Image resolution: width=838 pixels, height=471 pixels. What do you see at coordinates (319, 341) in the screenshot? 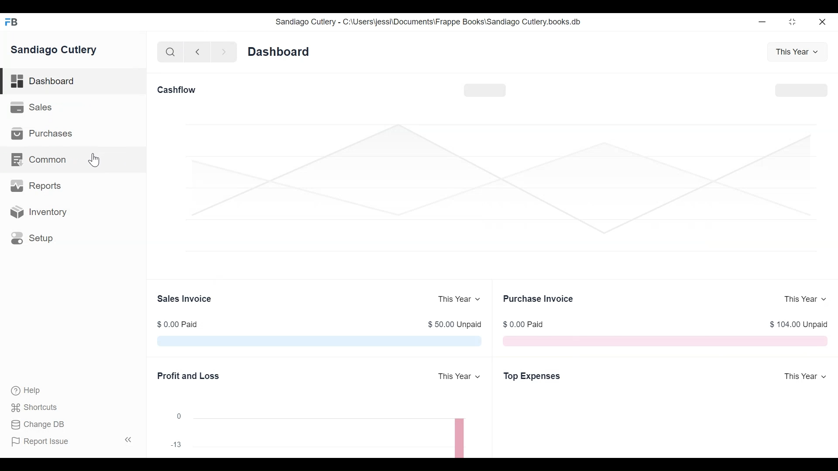
I see `The Sales Invoice chart shows the total outstanding amount which is pending from Sandiago Cutlery customers for your sales` at bounding box center [319, 341].